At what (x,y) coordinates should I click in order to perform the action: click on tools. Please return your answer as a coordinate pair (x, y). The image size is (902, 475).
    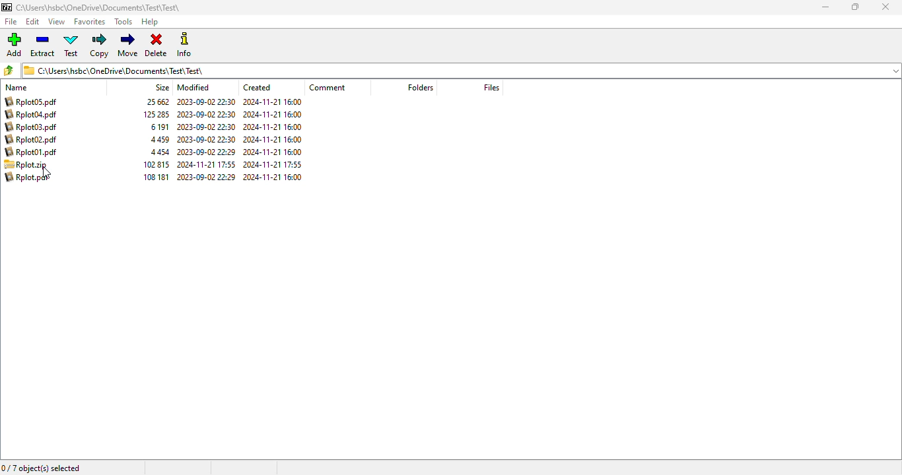
    Looking at the image, I should click on (123, 22).